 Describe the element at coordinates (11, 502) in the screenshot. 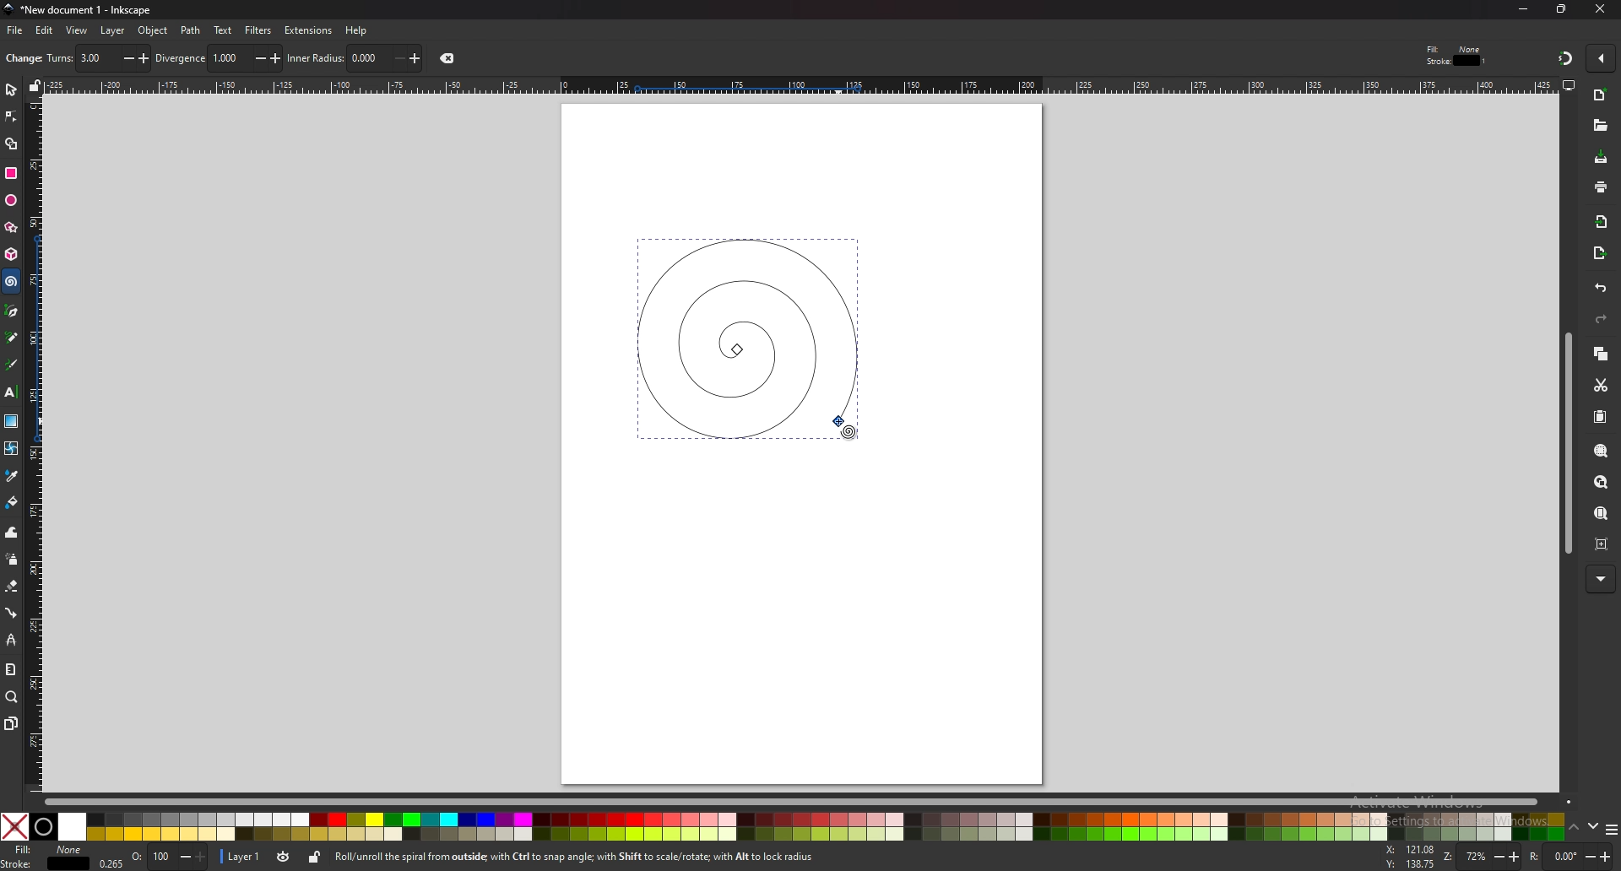

I see `paint bucket` at that location.